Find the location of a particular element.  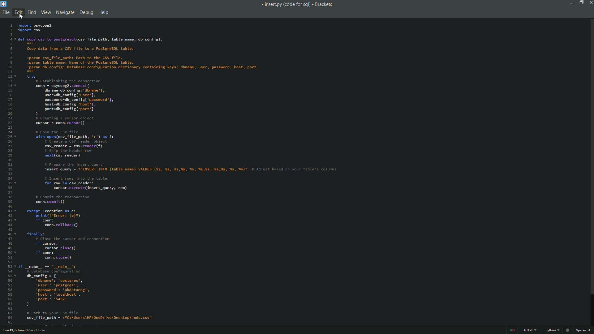

number of lines is located at coordinates (40, 331).